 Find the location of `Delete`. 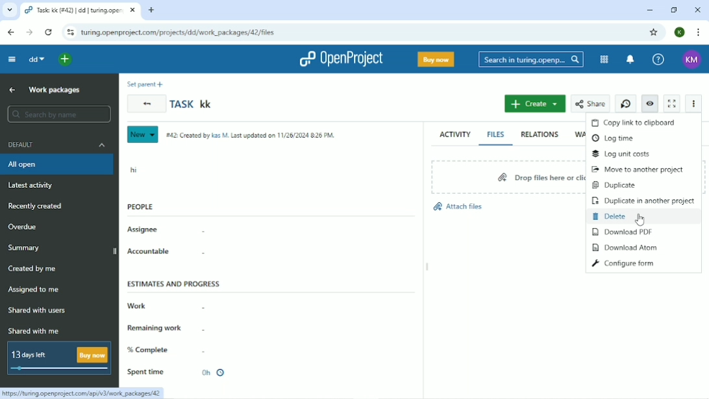

Delete is located at coordinates (608, 217).